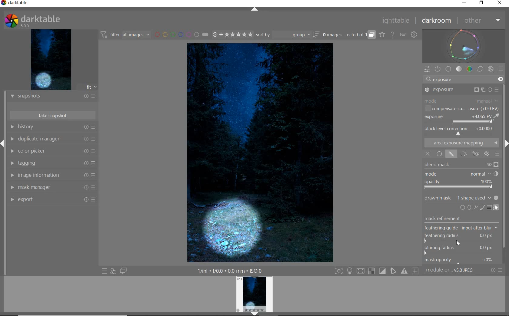 The width and height of the screenshot is (509, 316). What do you see at coordinates (382, 35) in the screenshot?
I see `CLICK TO CHANGE THE OVERLAYS SHOWN ON THUMBNAILS` at bounding box center [382, 35].